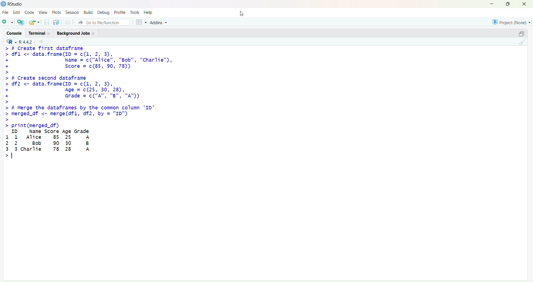 This screenshot has height=282, width=533. What do you see at coordinates (43, 12) in the screenshot?
I see `View` at bounding box center [43, 12].